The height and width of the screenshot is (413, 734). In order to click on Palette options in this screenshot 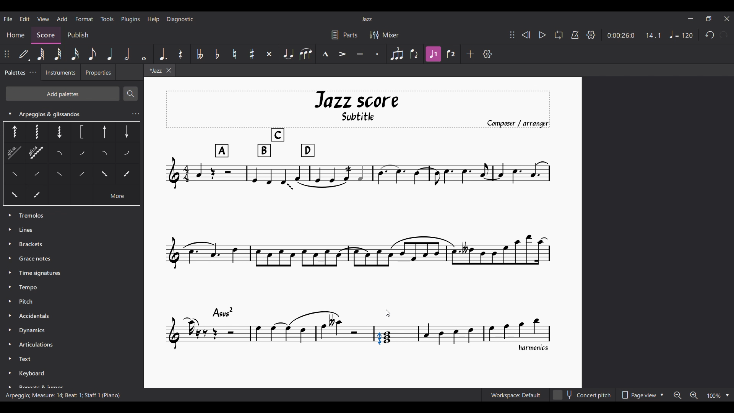, I will do `click(34, 214)`.